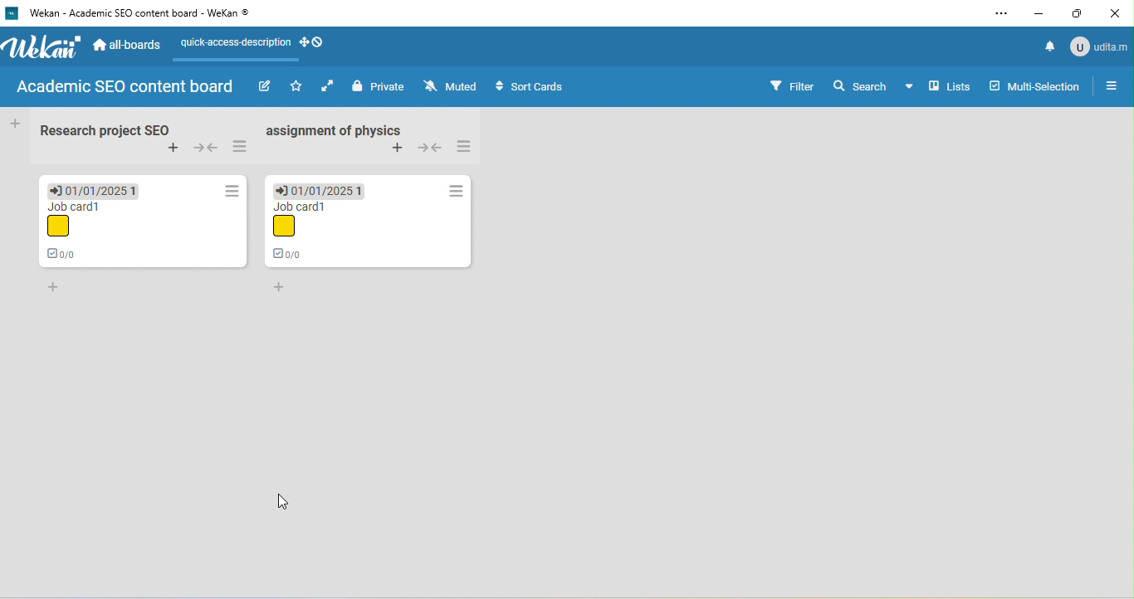 The image size is (1134, 599). What do you see at coordinates (126, 88) in the screenshot?
I see `academic sed content board` at bounding box center [126, 88].